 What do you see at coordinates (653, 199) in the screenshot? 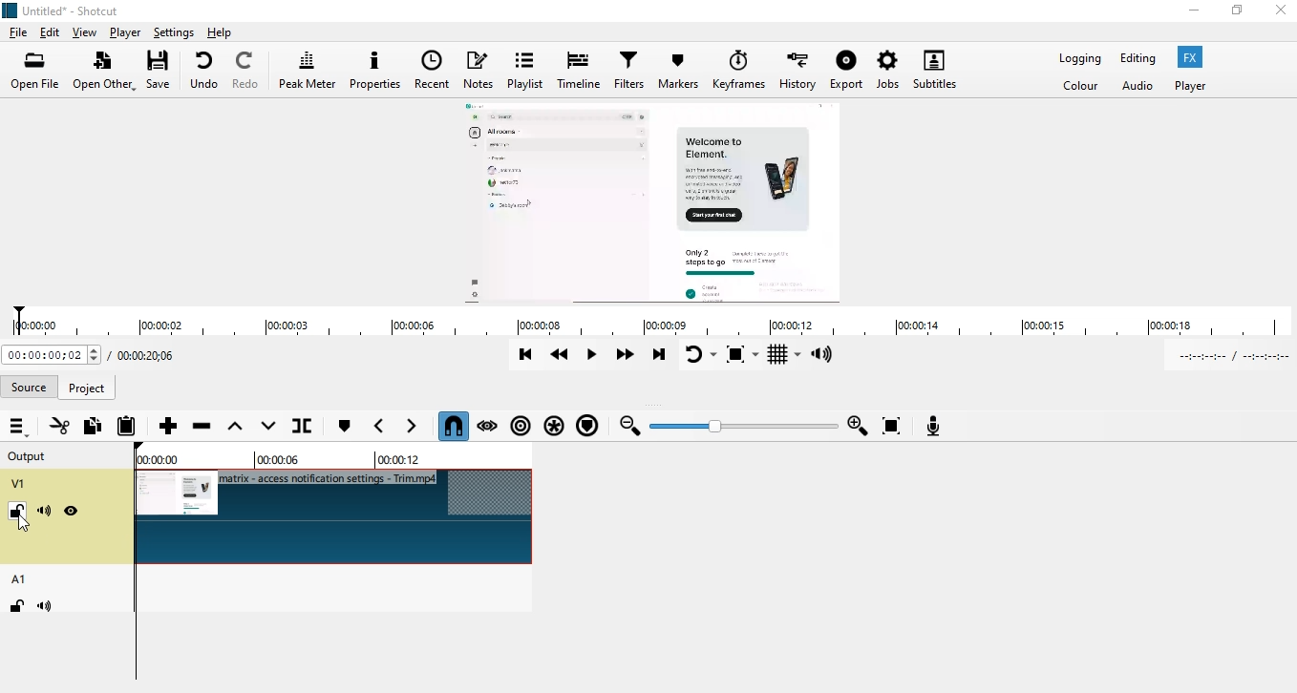
I see `media view` at bounding box center [653, 199].